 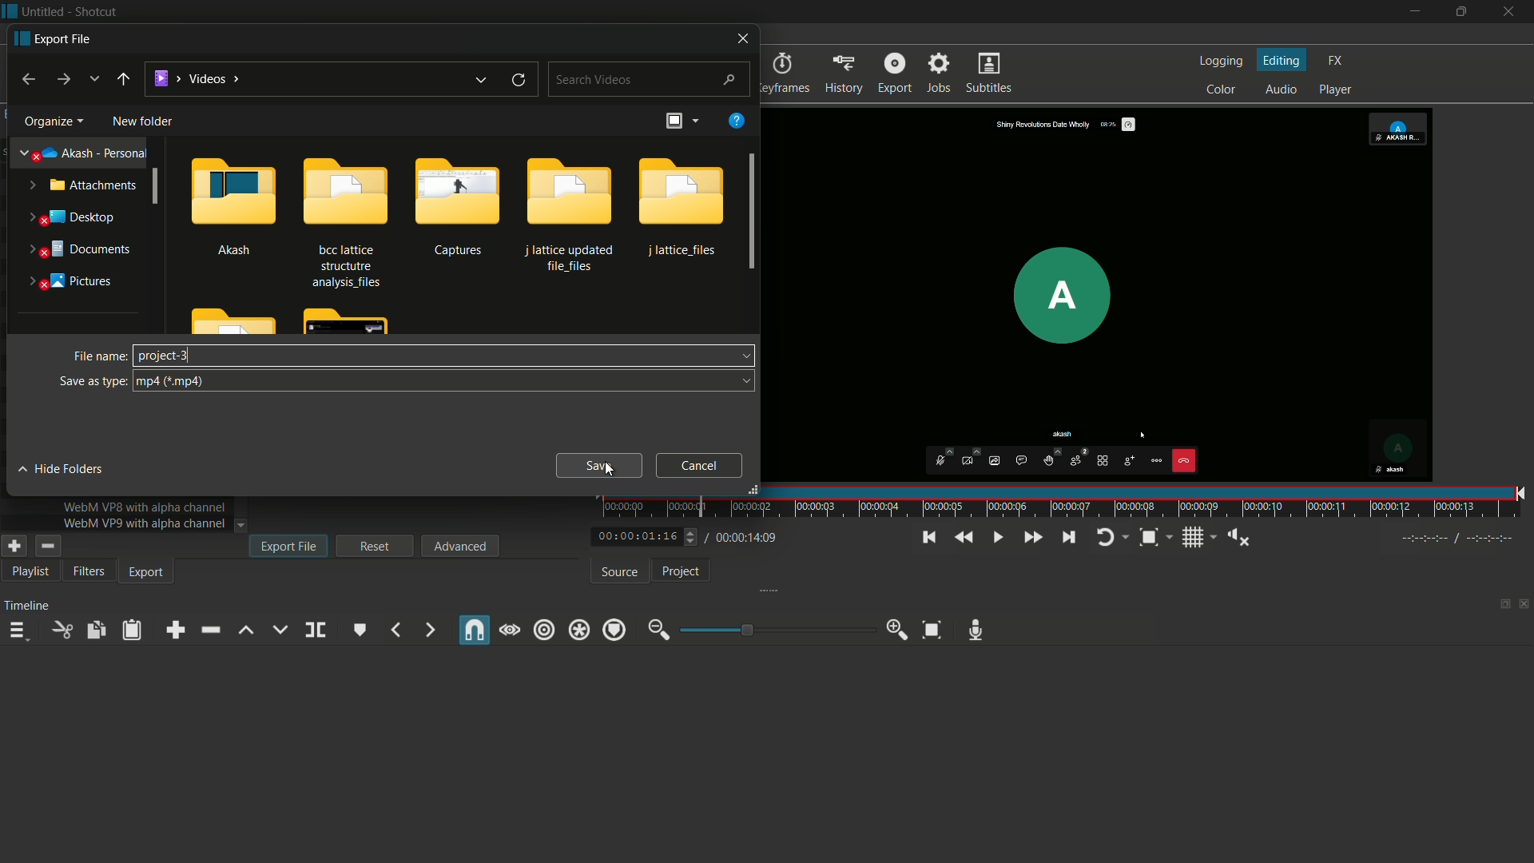 I want to click on toggle player looping, so click(x=1106, y=538).